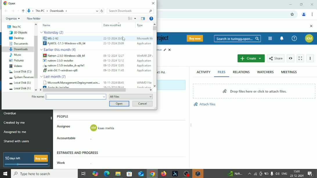  I want to click on Desktop, so click(18, 38).